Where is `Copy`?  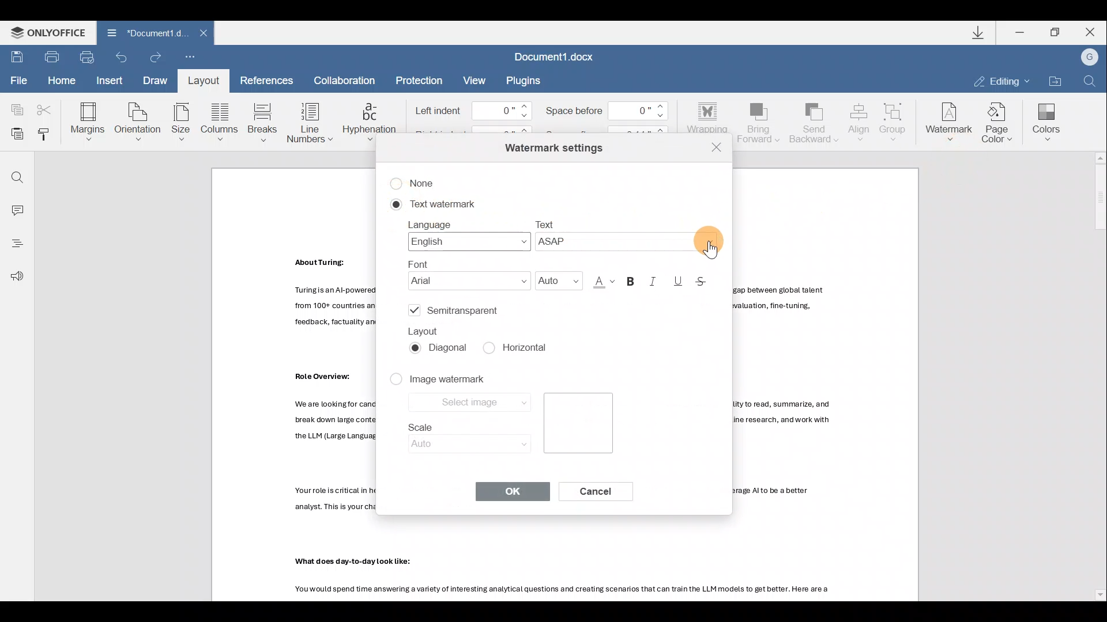 Copy is located at coordinates (14, 108).